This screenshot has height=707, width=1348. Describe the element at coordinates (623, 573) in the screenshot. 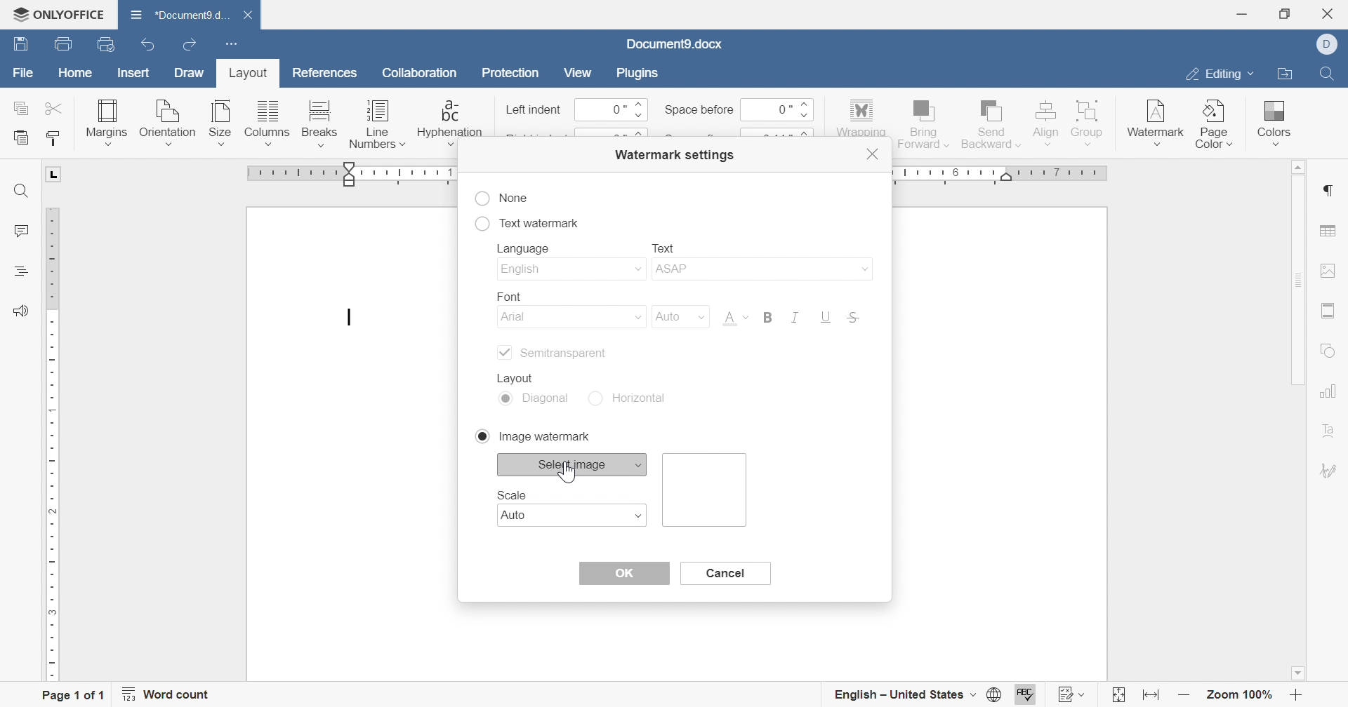

I see `OK` at that location.